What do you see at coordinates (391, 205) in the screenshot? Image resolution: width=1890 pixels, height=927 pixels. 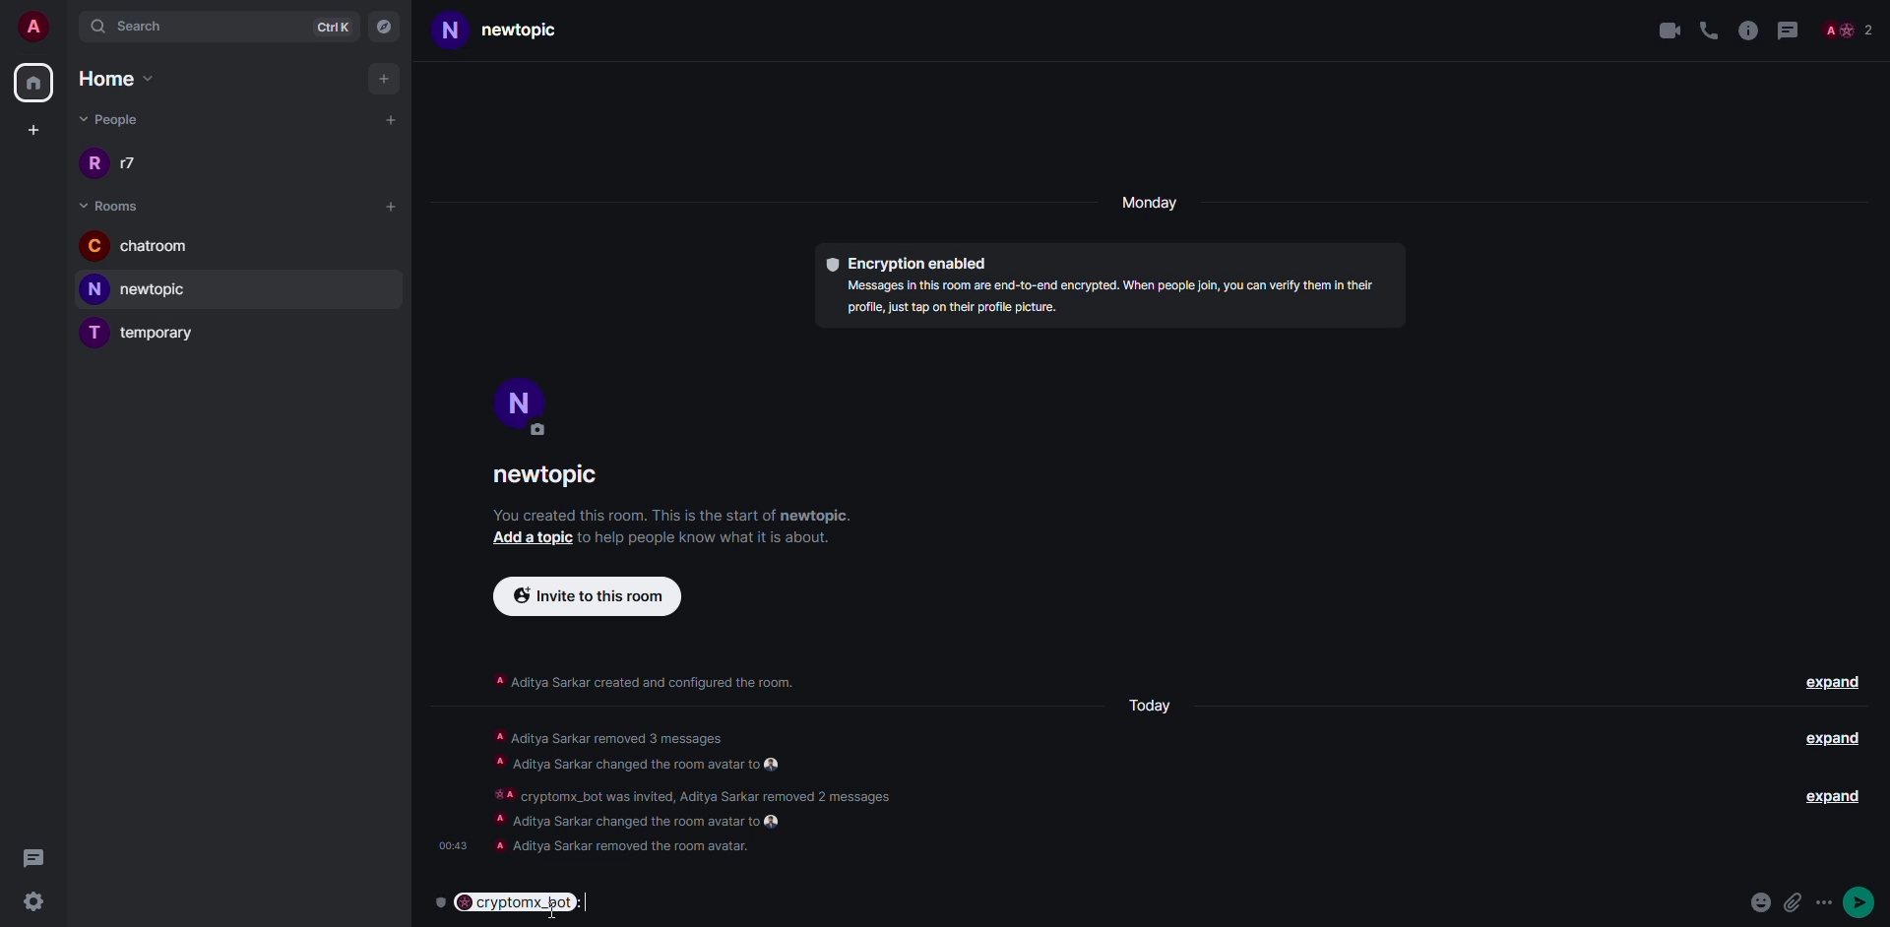 I see `add` at bounding box center [391, 205].